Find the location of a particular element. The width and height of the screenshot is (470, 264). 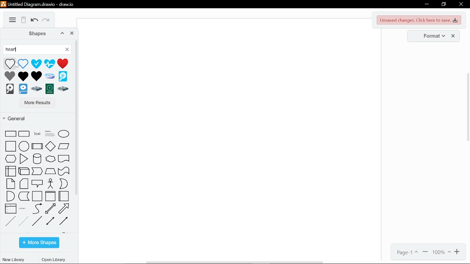

zoom in is located at coordinates (458, 252).